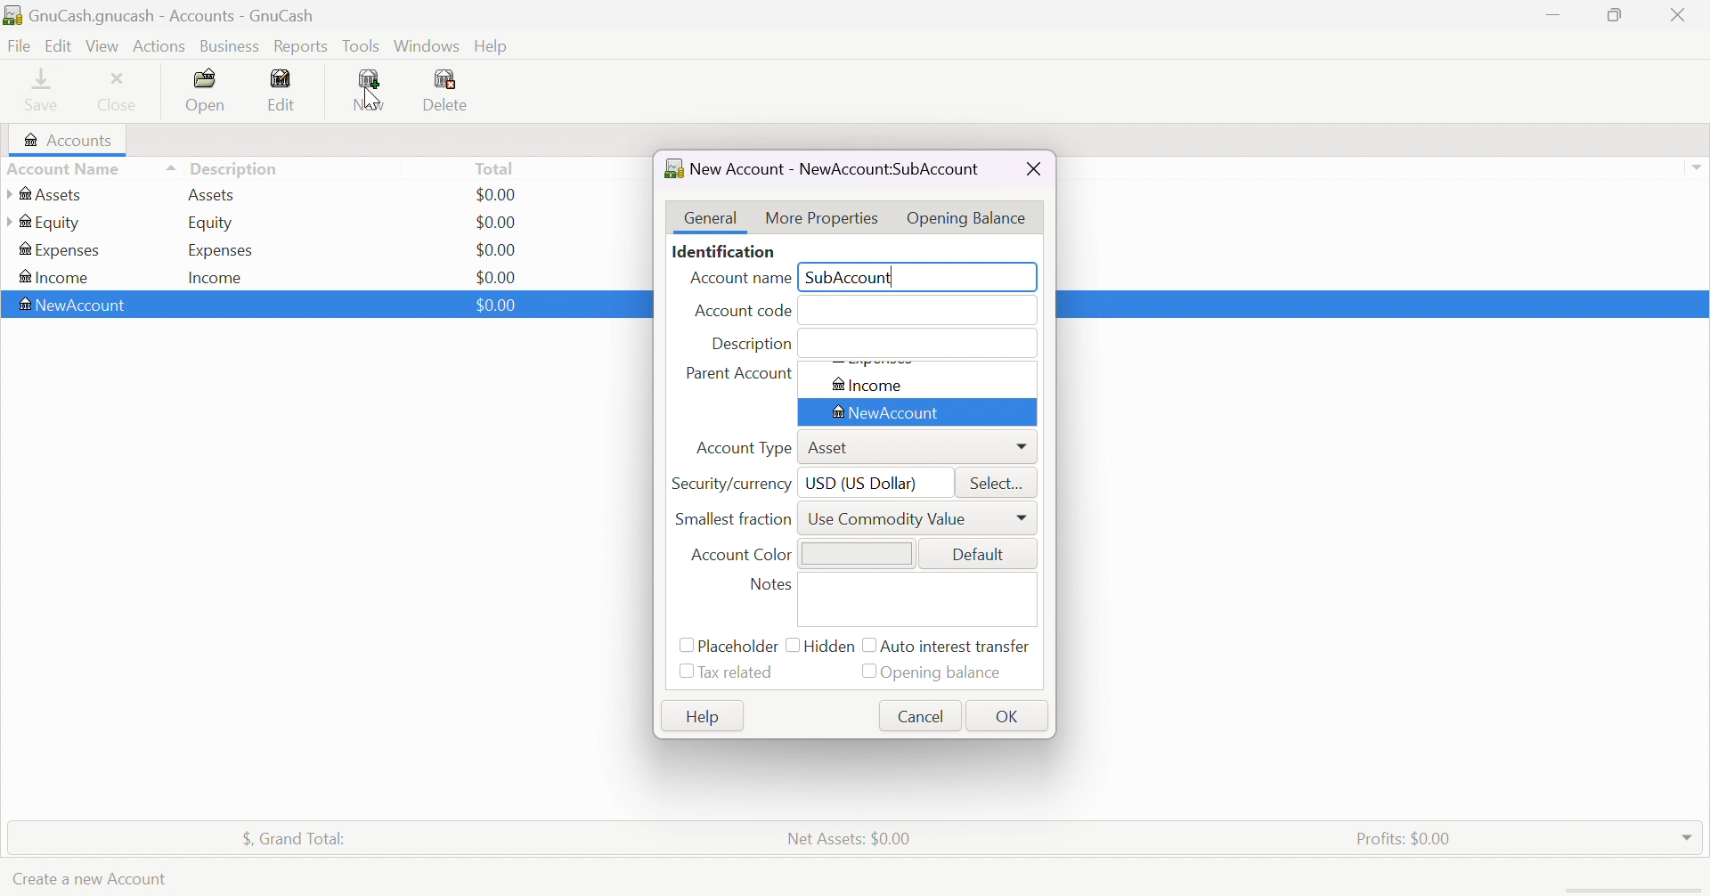 The width and height of the screenshot is (1710, 896). Describe the element at coordinates (216, 196) in the screenshot. I see `Assets` at that location.